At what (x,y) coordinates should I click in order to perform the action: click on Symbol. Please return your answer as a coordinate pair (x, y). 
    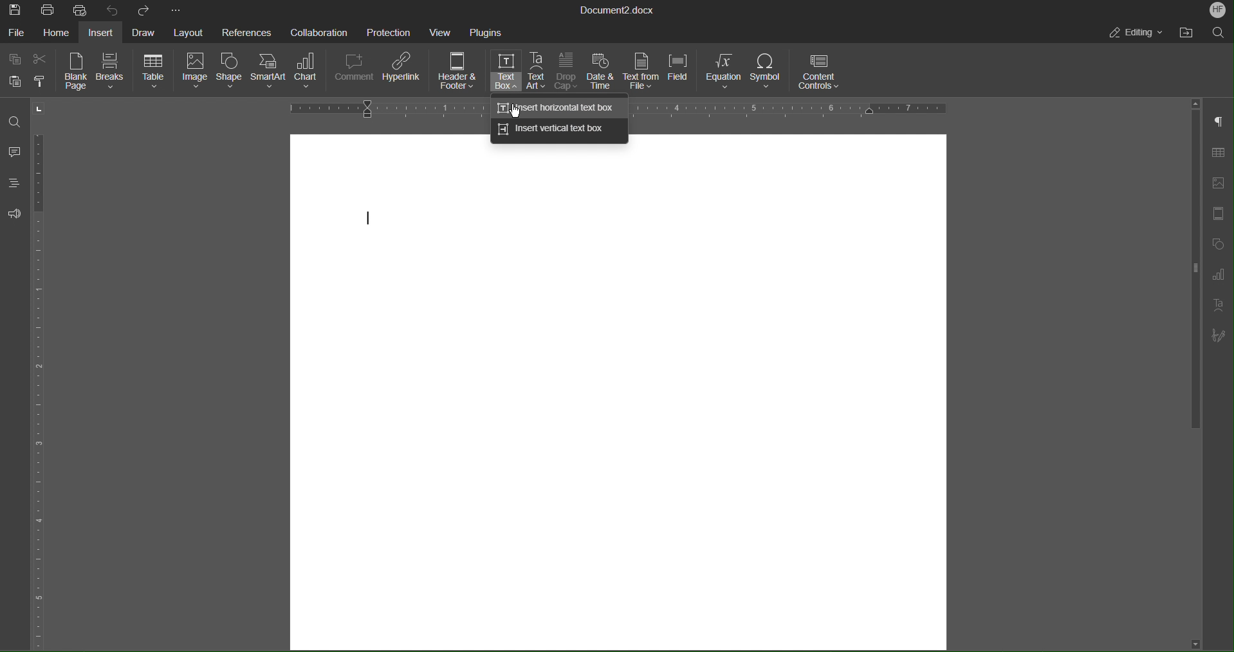
    Looking at the image, I should click on (768, 72).